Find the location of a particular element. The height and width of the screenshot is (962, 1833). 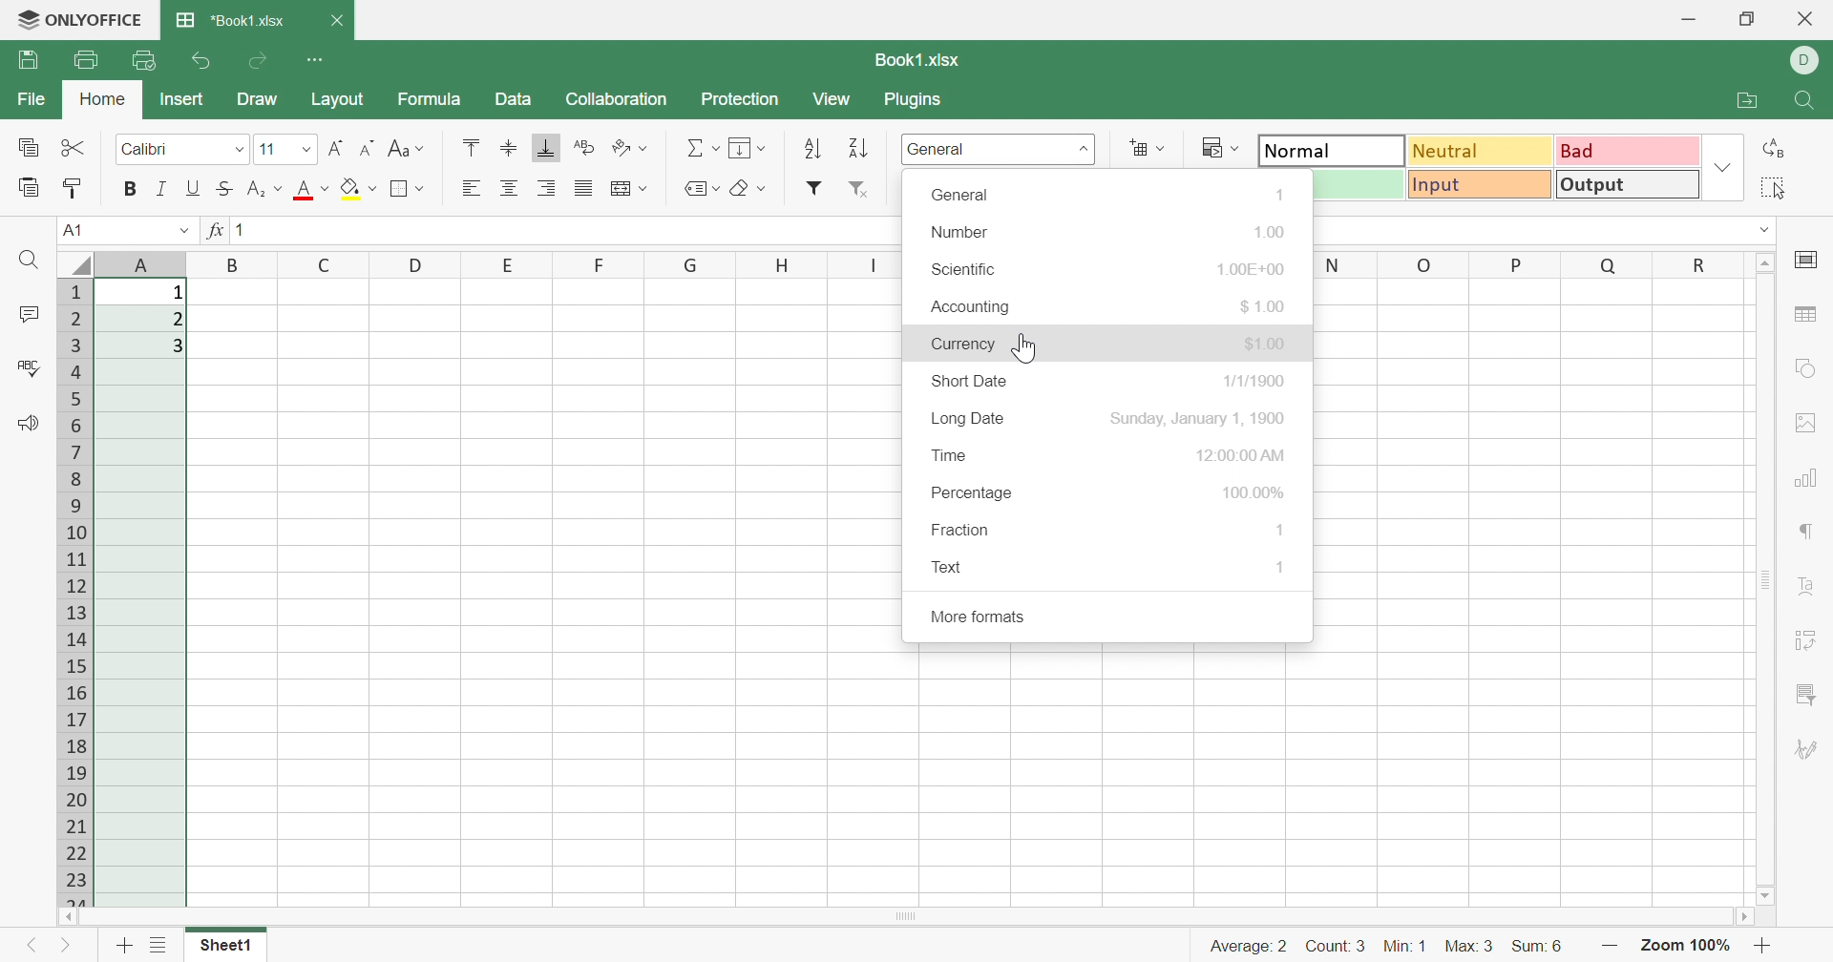

Count: 3 is located at coordinates (1338, 949).